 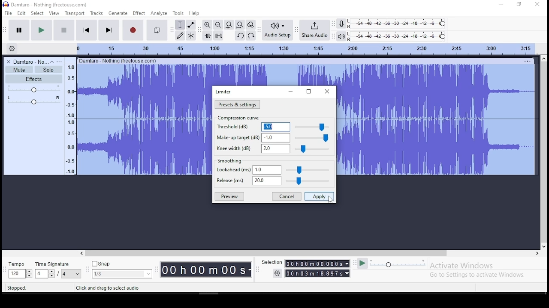 I want to click on threshold, so click(x=273, y=127).